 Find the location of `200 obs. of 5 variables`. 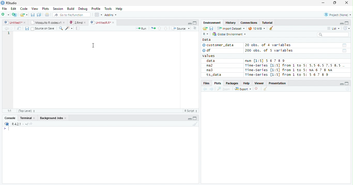

200 obs. of 5 variables is located at coordinates (268, 51).